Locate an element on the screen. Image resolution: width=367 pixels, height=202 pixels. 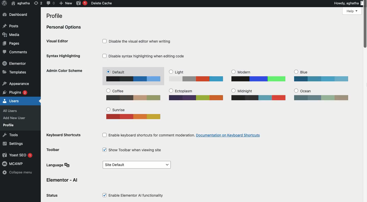
Modern is located at coordinates (259, 75).